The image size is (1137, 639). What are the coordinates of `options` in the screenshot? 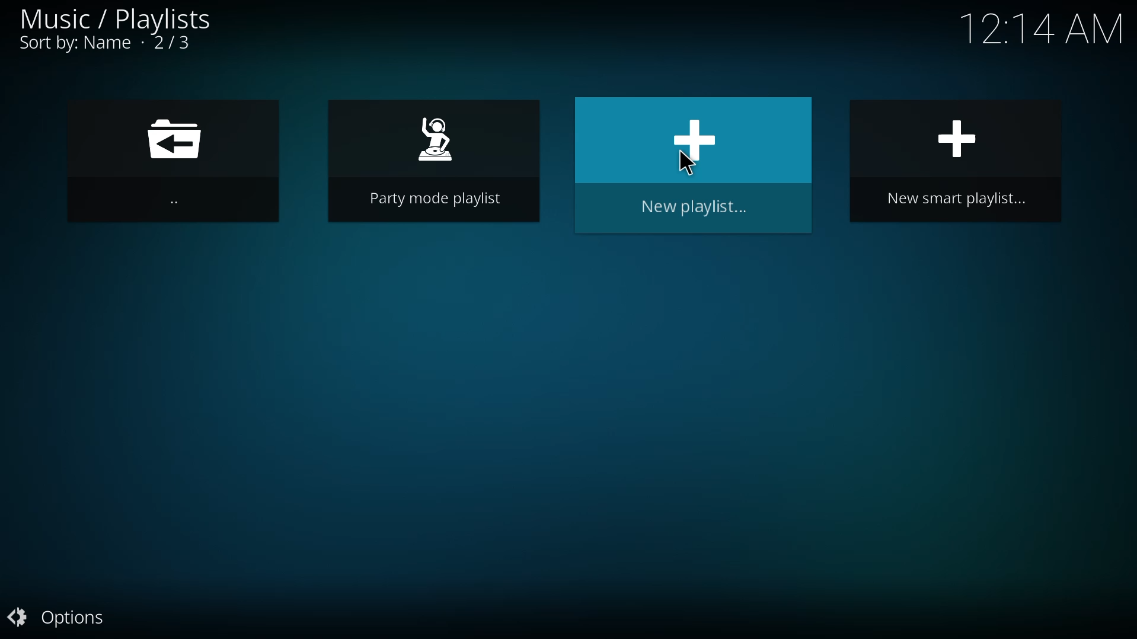 It's located at (55, 618).